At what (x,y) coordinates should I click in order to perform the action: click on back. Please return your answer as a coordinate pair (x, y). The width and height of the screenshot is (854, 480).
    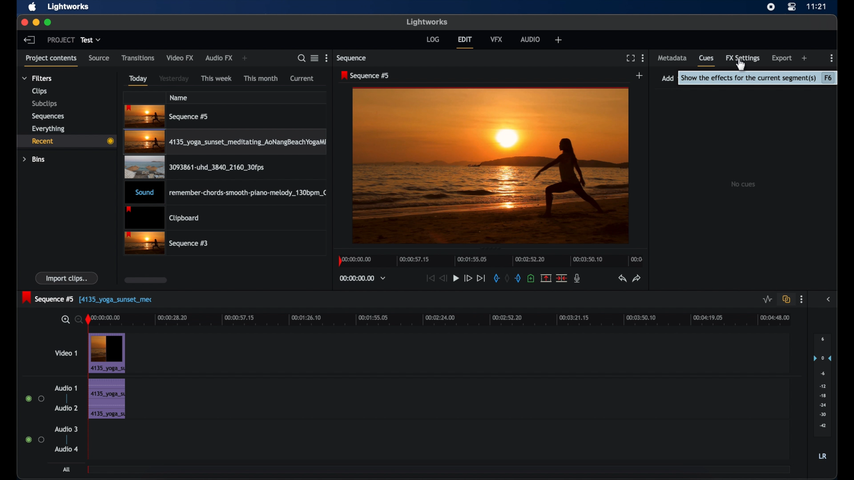
    Looking at the image, I should click on (28, 40).